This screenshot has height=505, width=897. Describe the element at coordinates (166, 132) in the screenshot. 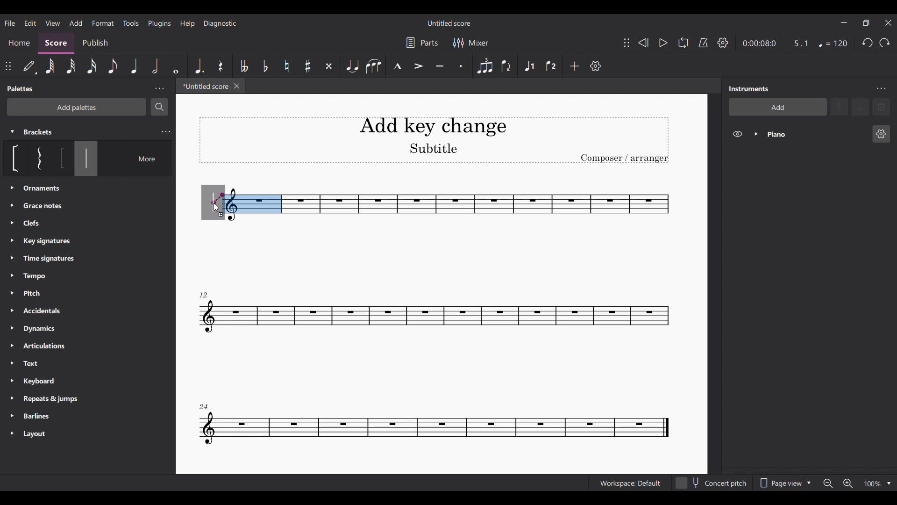

I see `Bracket settings` at that location.